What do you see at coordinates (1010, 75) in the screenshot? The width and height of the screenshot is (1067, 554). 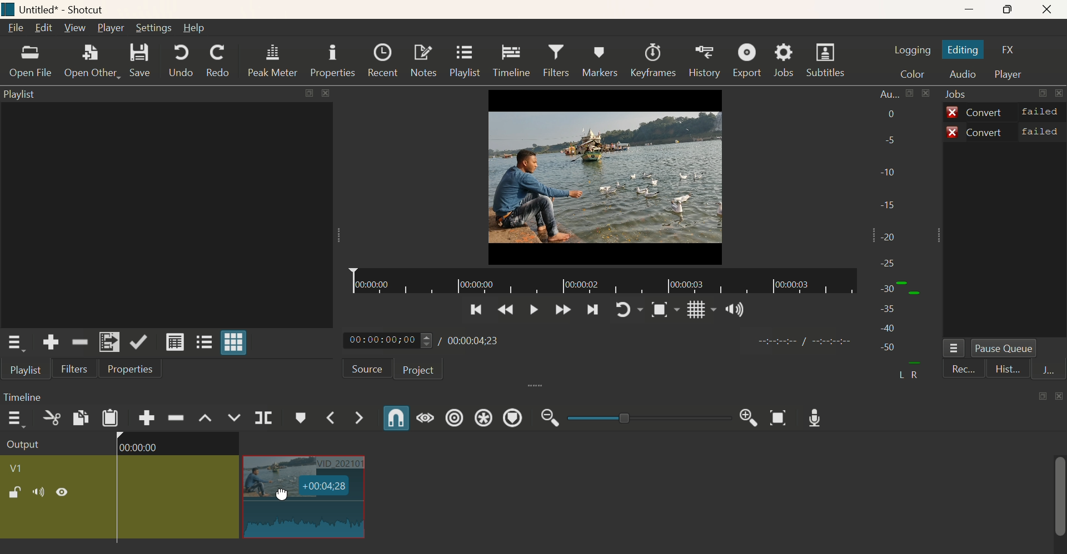 I see `Player` at bounding box center [1010, 75].